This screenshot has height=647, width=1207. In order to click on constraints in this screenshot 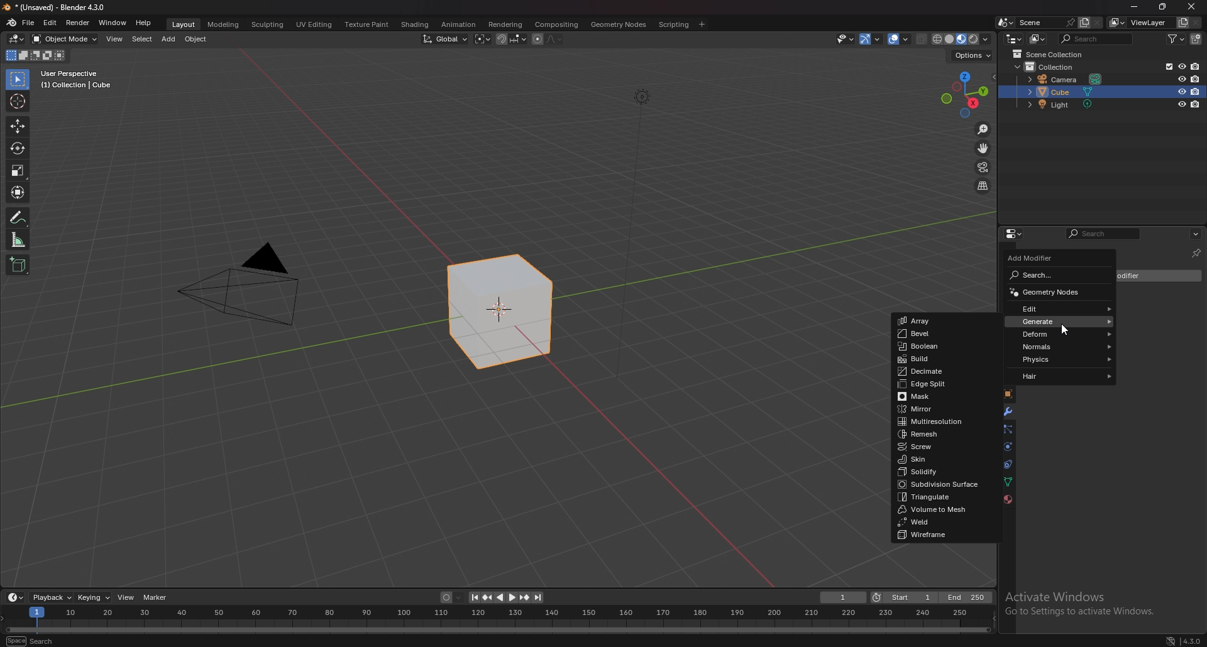, I will do `click(1006, 464)`.